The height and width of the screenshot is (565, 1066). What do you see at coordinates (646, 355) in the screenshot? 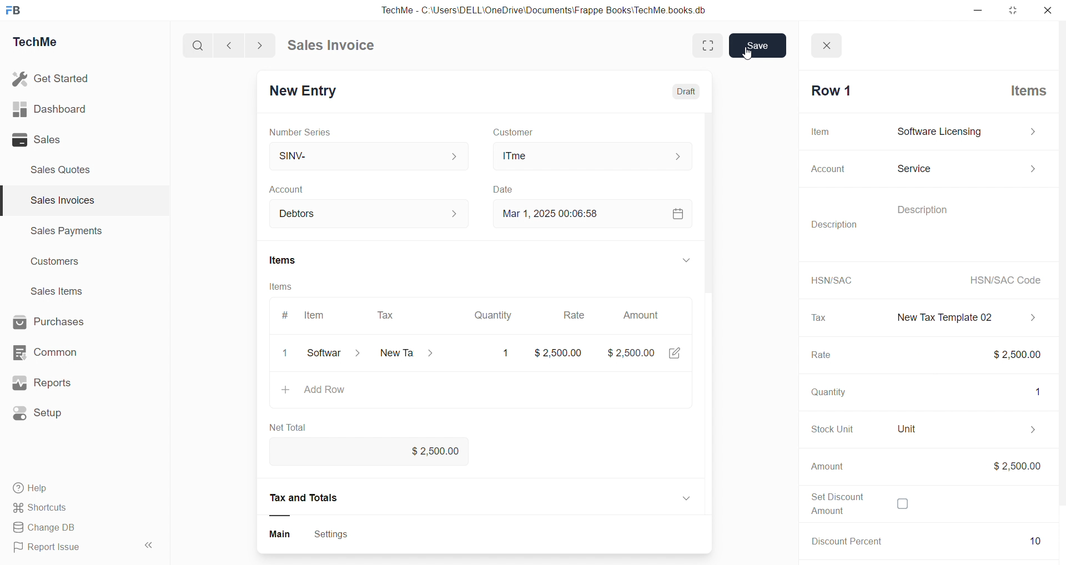
I see `$2,500.00 [4` at bounding box center [646, 355].